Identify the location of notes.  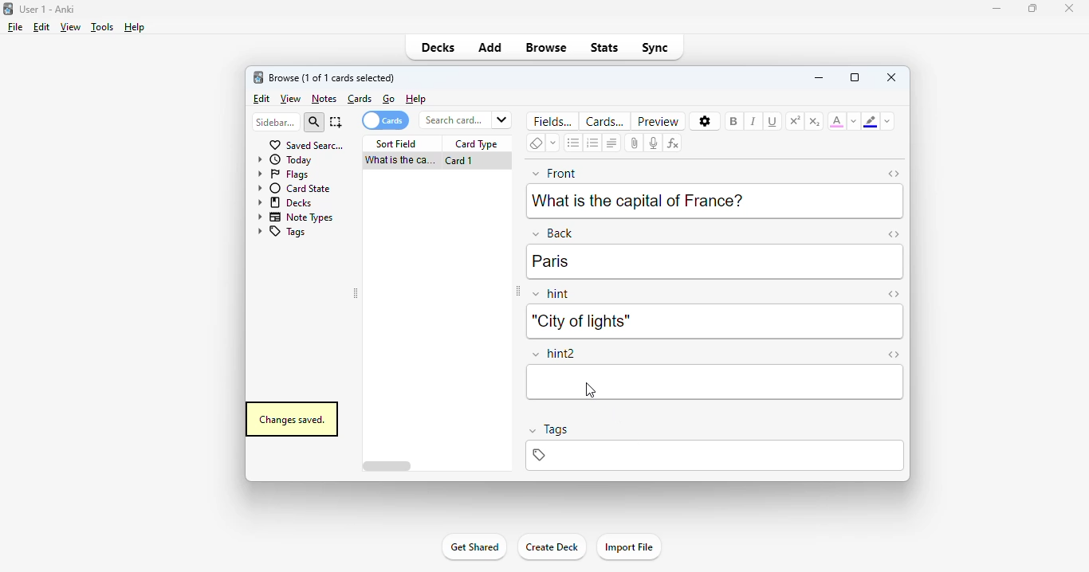
(324, 99).